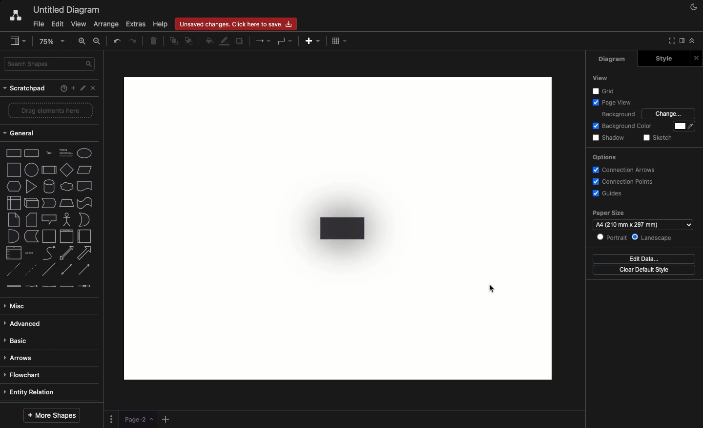  I want to click on link, so click(12, 286).